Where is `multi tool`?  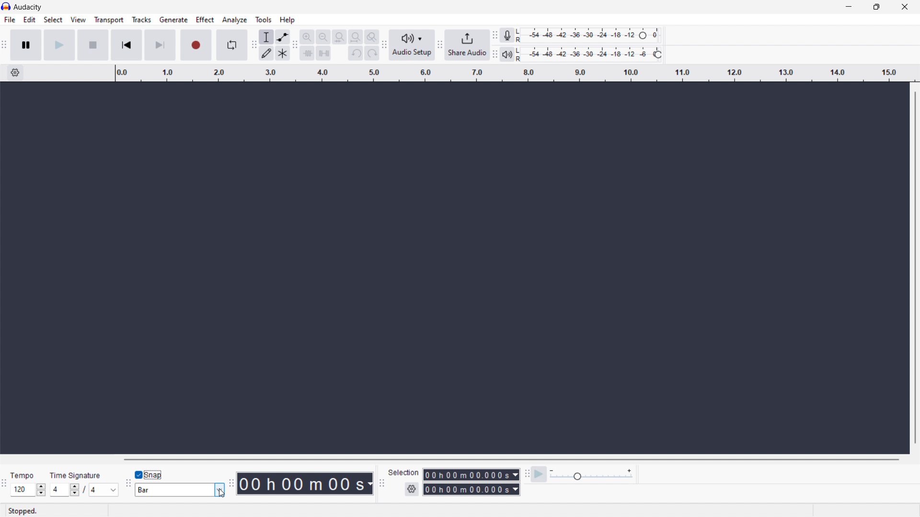
multi tool is located at coordinates (282, 54).